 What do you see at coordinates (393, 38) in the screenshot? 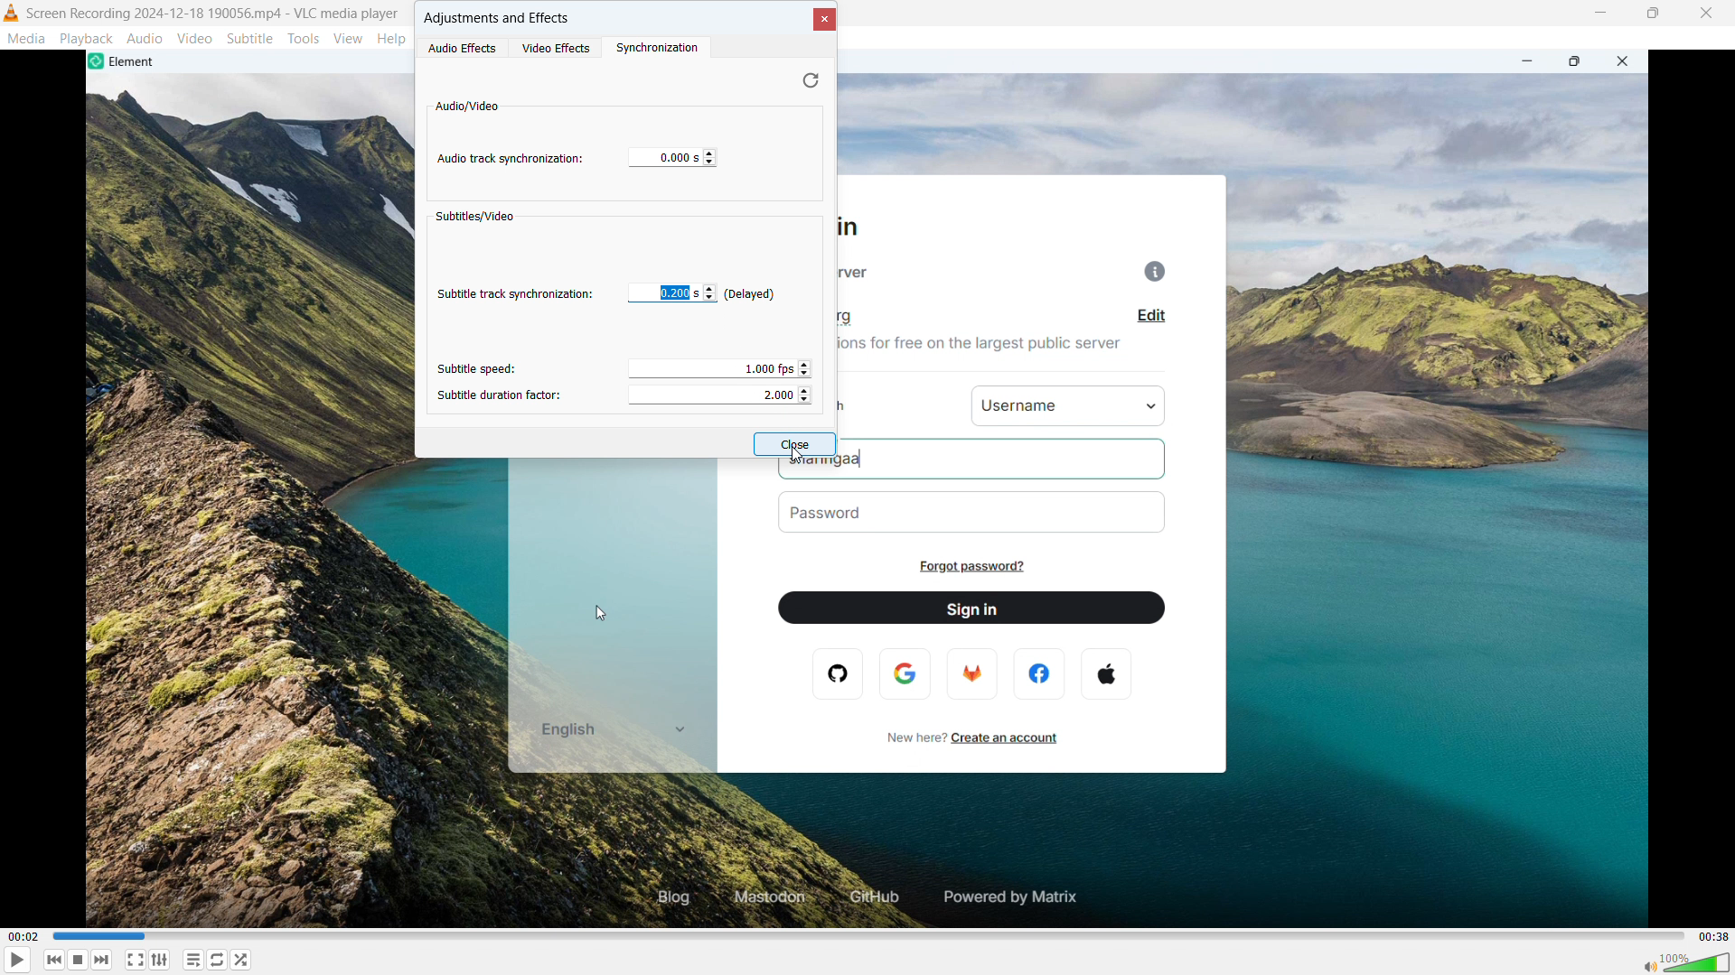
I see `help` at bounding box center [393, 38].